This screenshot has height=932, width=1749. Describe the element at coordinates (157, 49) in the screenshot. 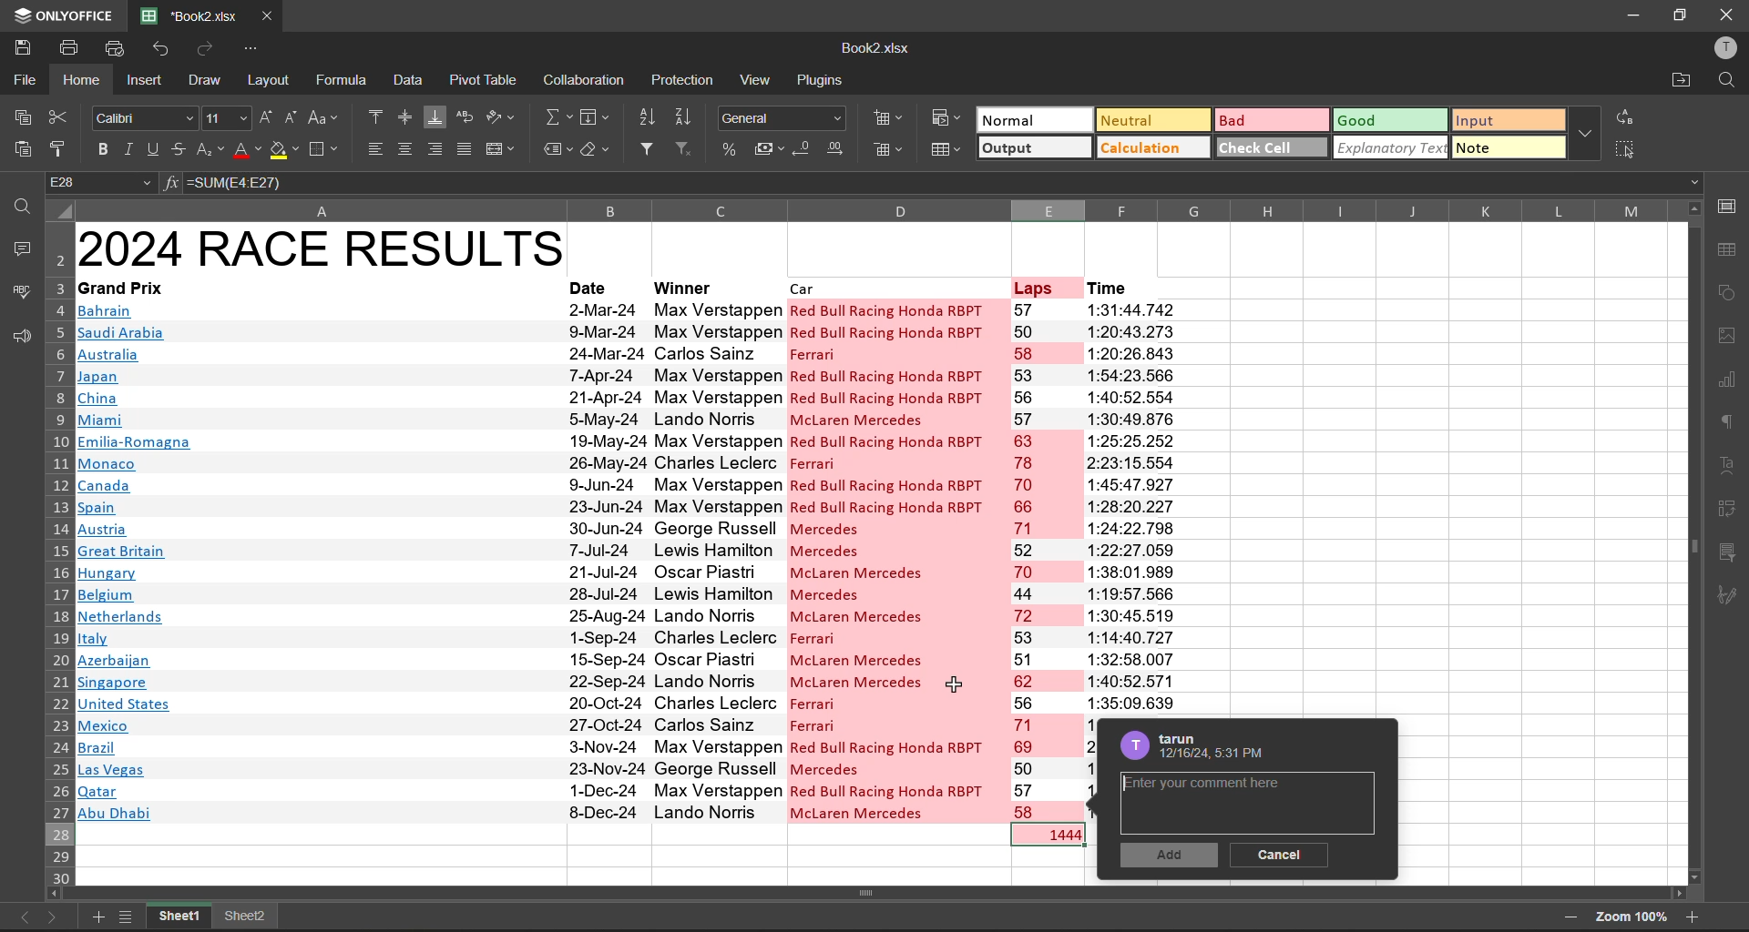

I see `undo` at that location.